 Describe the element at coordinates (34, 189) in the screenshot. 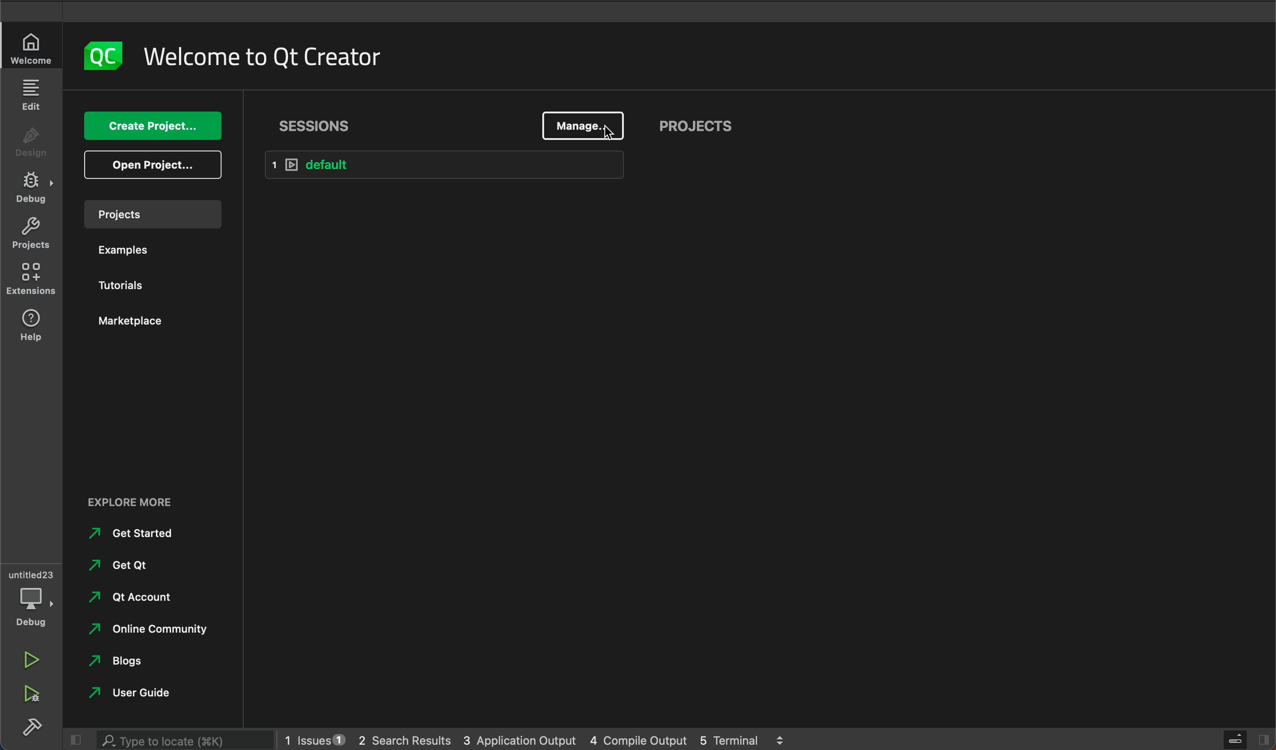

I see `debug` at that location.